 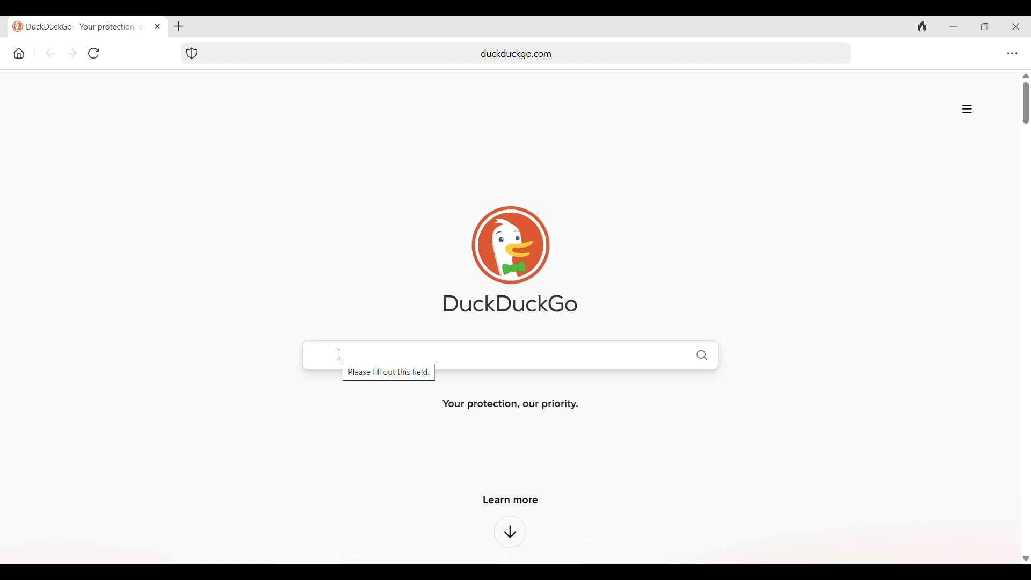 What do you see at coordinates (954, 26) in the screenshot?
I see `Minimize` at bounding box center [954, 26].